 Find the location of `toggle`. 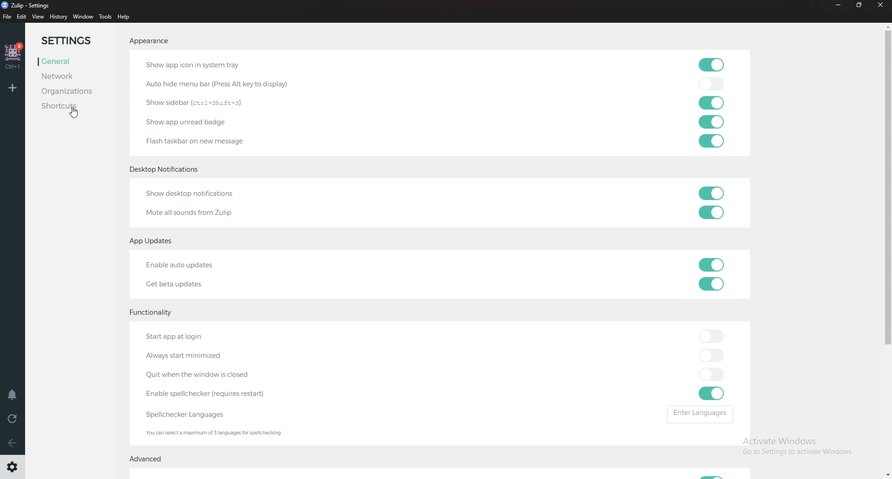

toggle is located at coordinates (712, 140).